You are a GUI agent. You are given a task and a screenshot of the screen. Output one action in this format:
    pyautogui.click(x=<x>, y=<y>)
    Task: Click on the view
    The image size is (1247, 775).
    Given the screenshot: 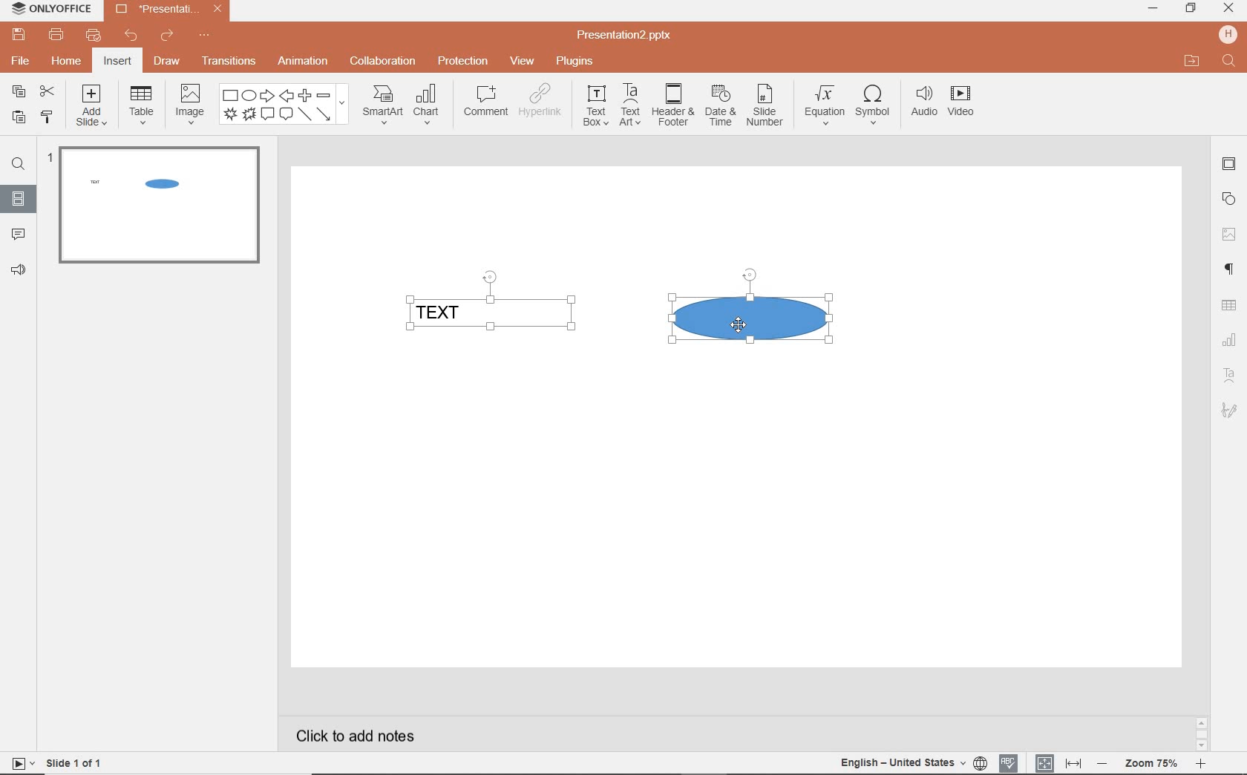 What is the action you would take?
    pyautogui.click(x=520, y=62)
    